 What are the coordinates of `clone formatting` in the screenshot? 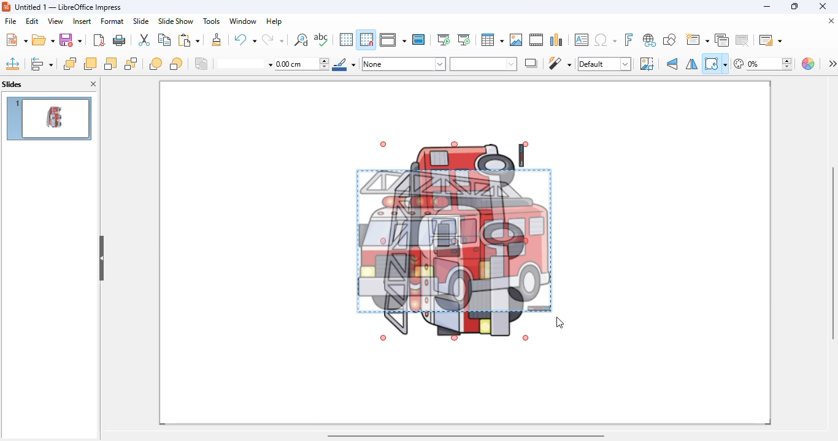 It's located at (217, 40).